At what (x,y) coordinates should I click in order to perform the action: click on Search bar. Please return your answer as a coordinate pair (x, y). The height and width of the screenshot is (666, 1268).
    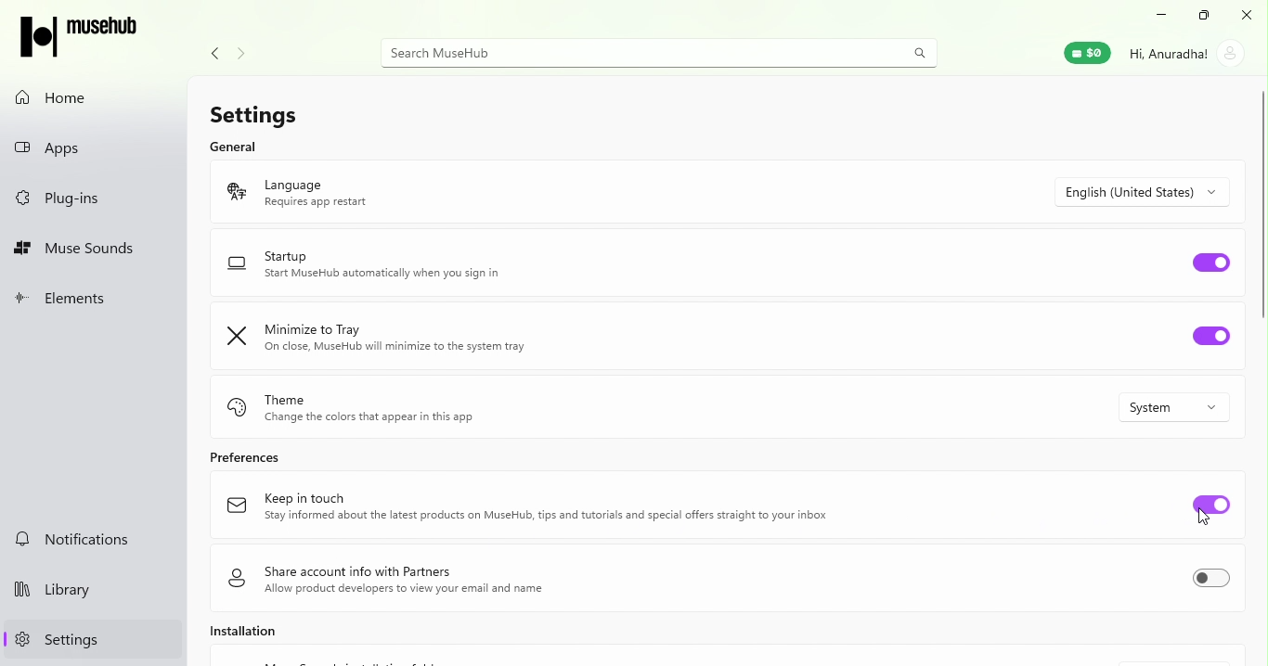
    Looking at the image, I should click on (637, 51).